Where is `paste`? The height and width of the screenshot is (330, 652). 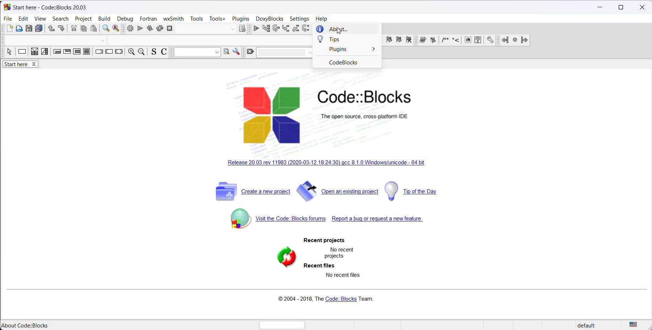 paste is located at coordinates (94, 29).